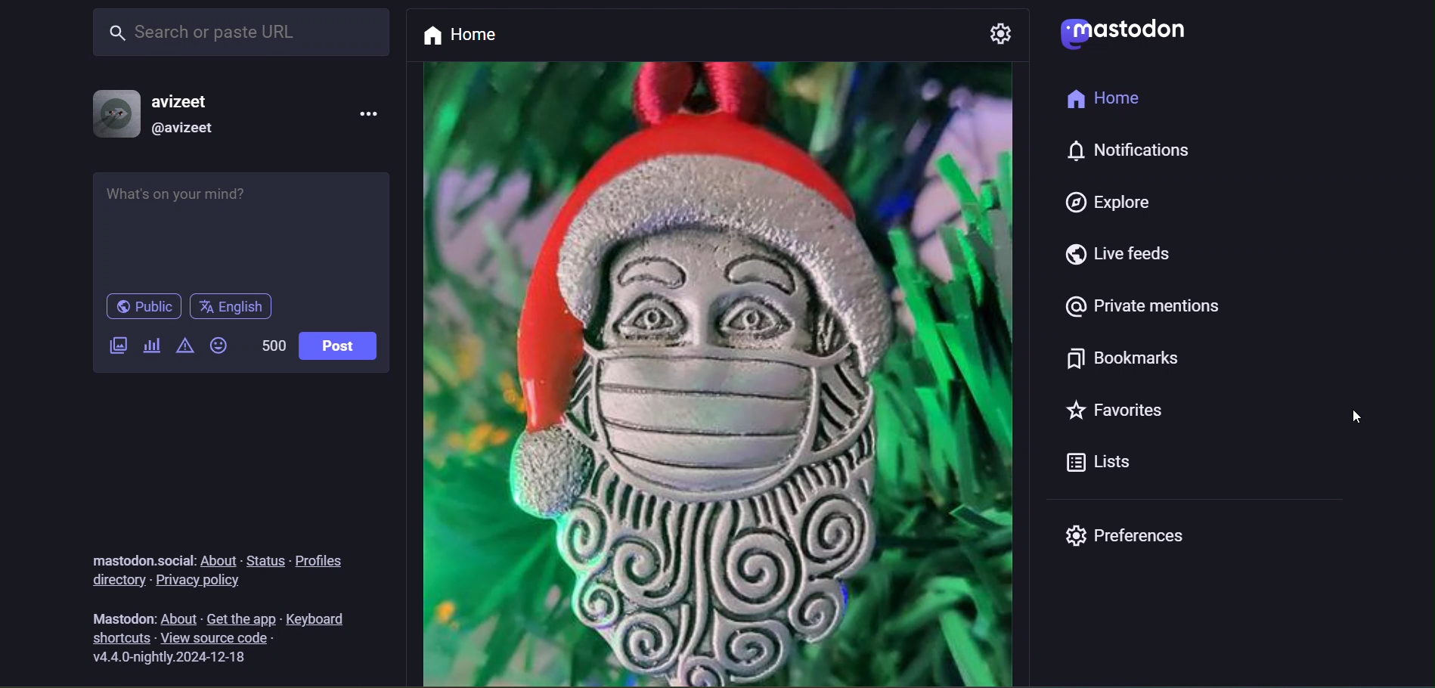  What do you see at coordinates (336, 617) in the screenshot?
I see `keyboard` at bounding box center [336, 617].